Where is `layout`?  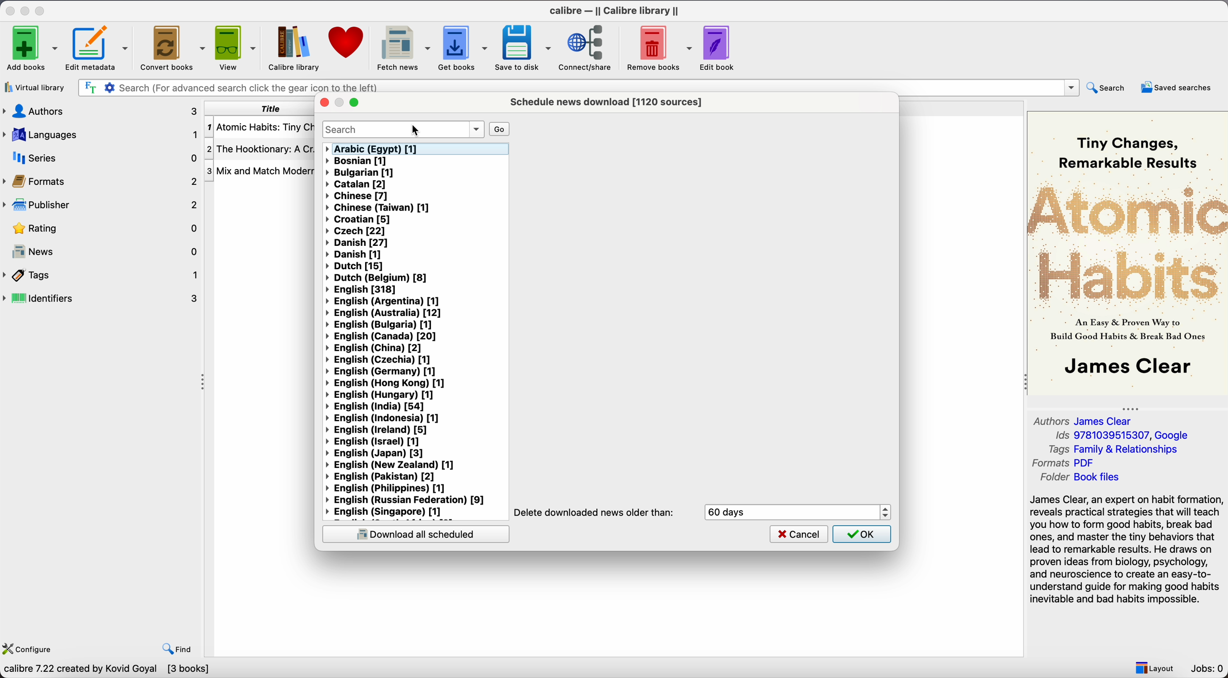
layout is located at coordinates (1154, 667).